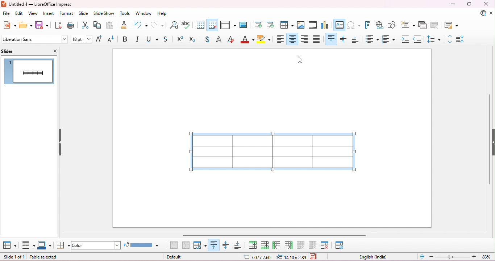  I want to click on decrement size, so click(111, 39).